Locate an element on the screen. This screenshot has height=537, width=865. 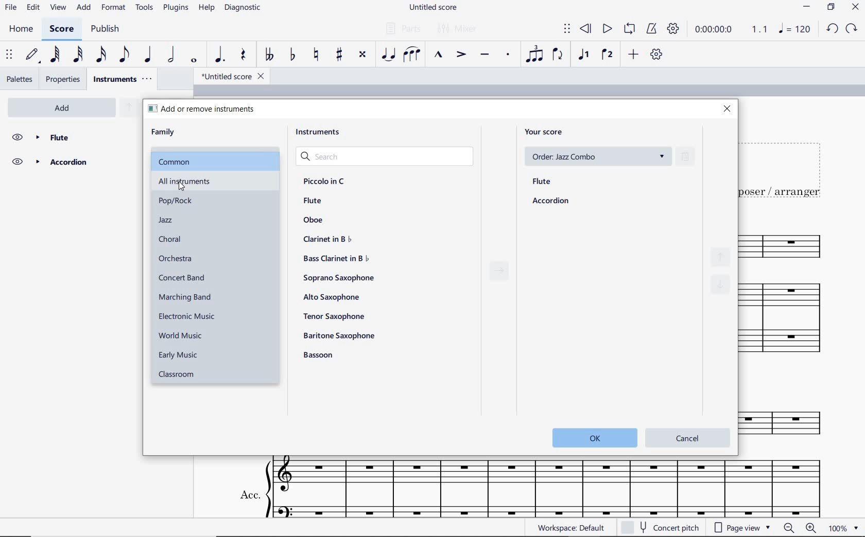
oboe is located at coordinates (314, 220).